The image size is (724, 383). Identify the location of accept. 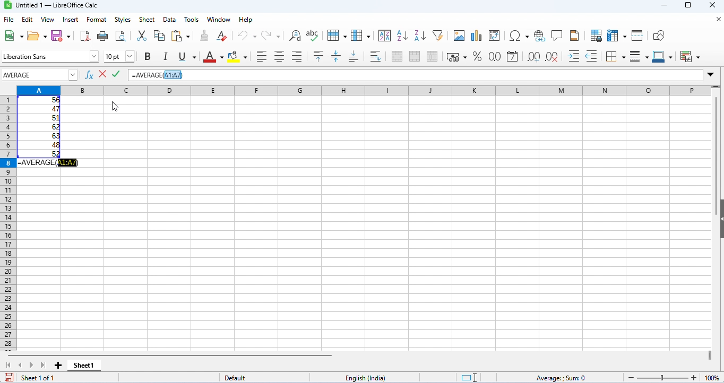
(116, 74).